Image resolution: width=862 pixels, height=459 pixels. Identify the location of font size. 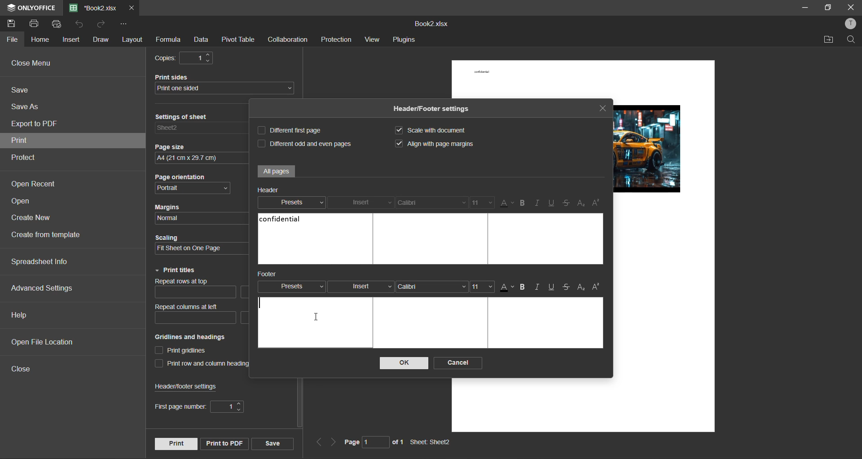
(482, 286).